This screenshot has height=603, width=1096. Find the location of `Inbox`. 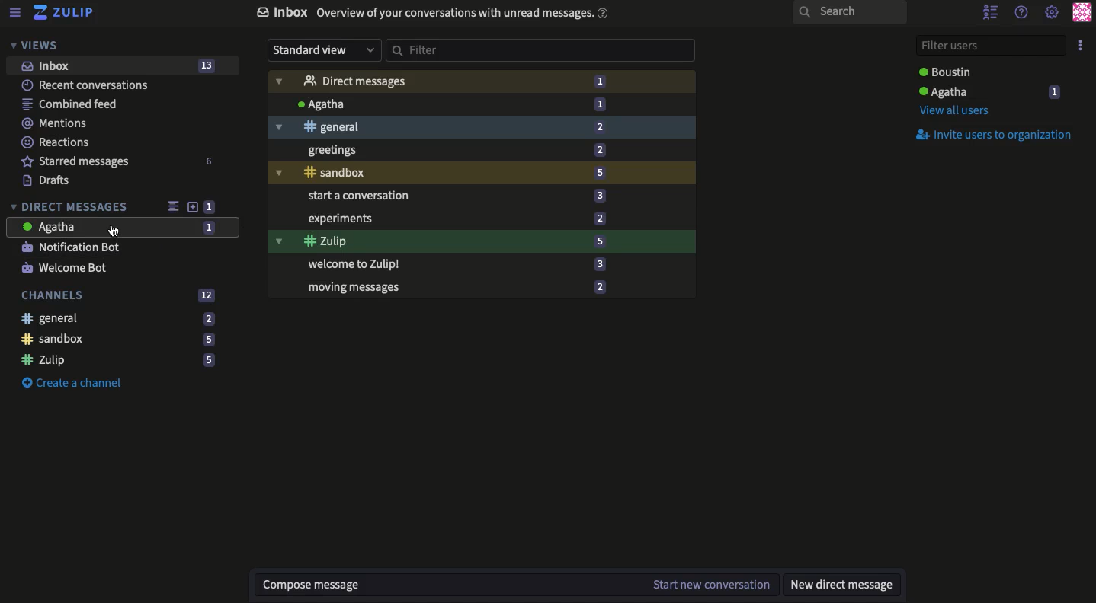

Inbox is located at coordinates (432, 14).